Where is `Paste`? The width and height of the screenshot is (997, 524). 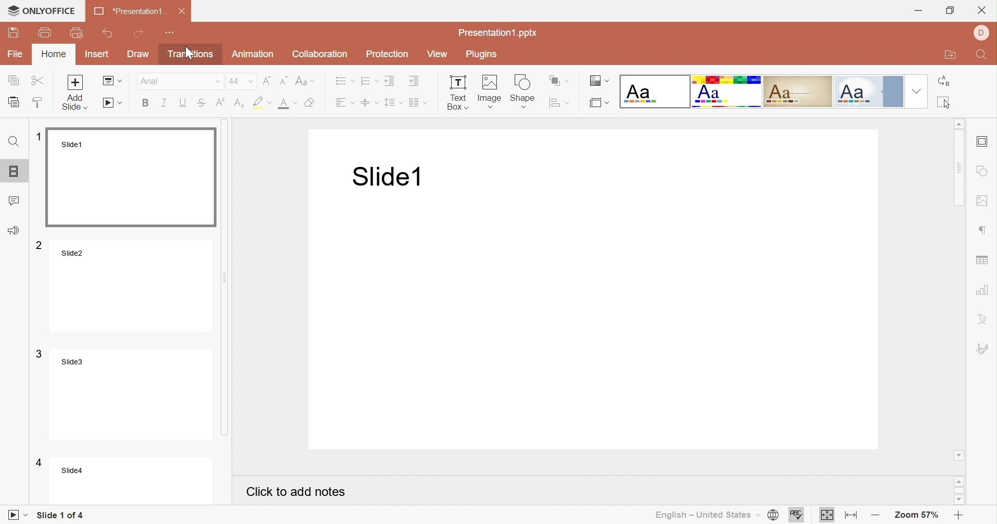
Paste is located at coordinates (15, 102).